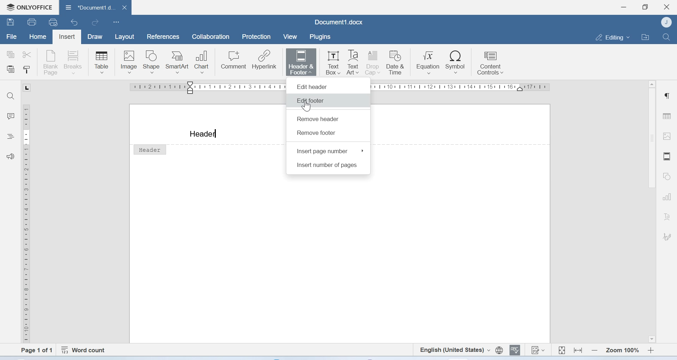  I want to click on Set text language, so click(455, 350).